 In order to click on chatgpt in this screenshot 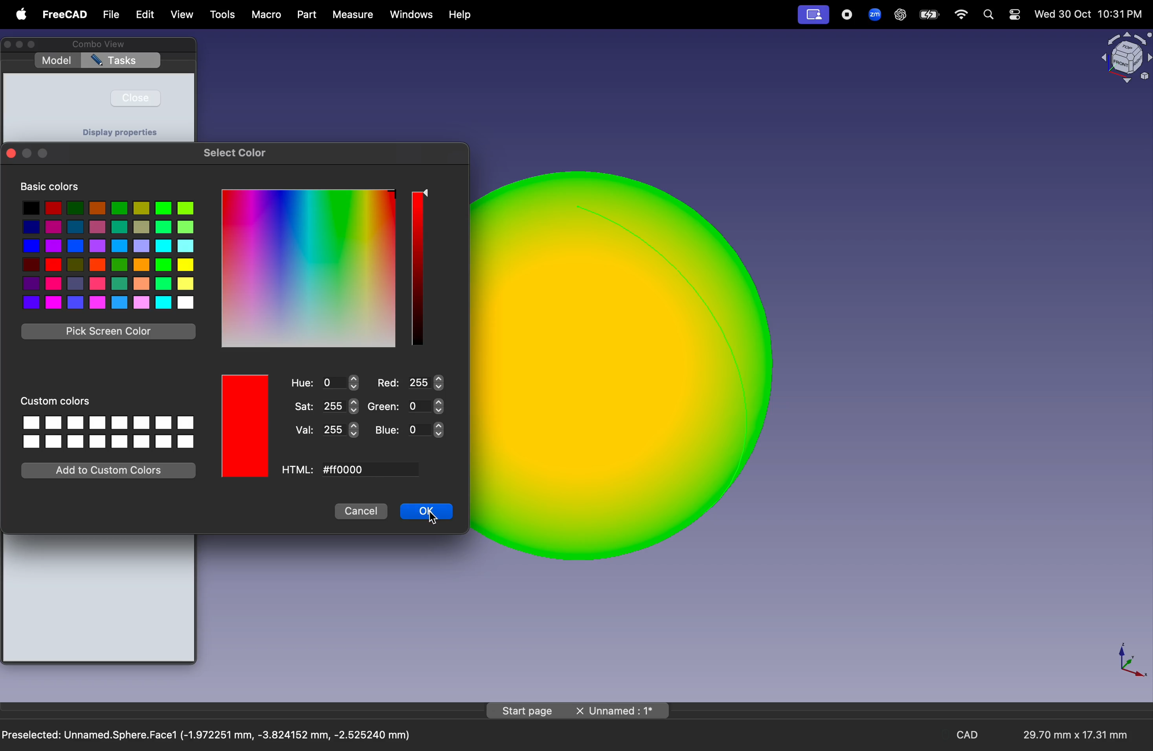, I will do `click(900, 15)`.